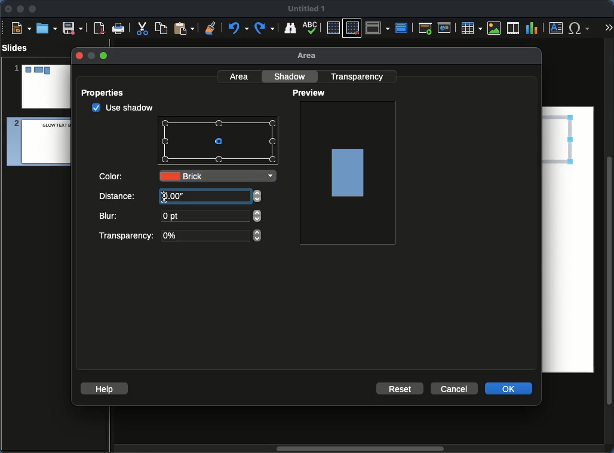  Describe the element at coordinates (311, 29) in the screenshot. I see `Spell check` at that location.